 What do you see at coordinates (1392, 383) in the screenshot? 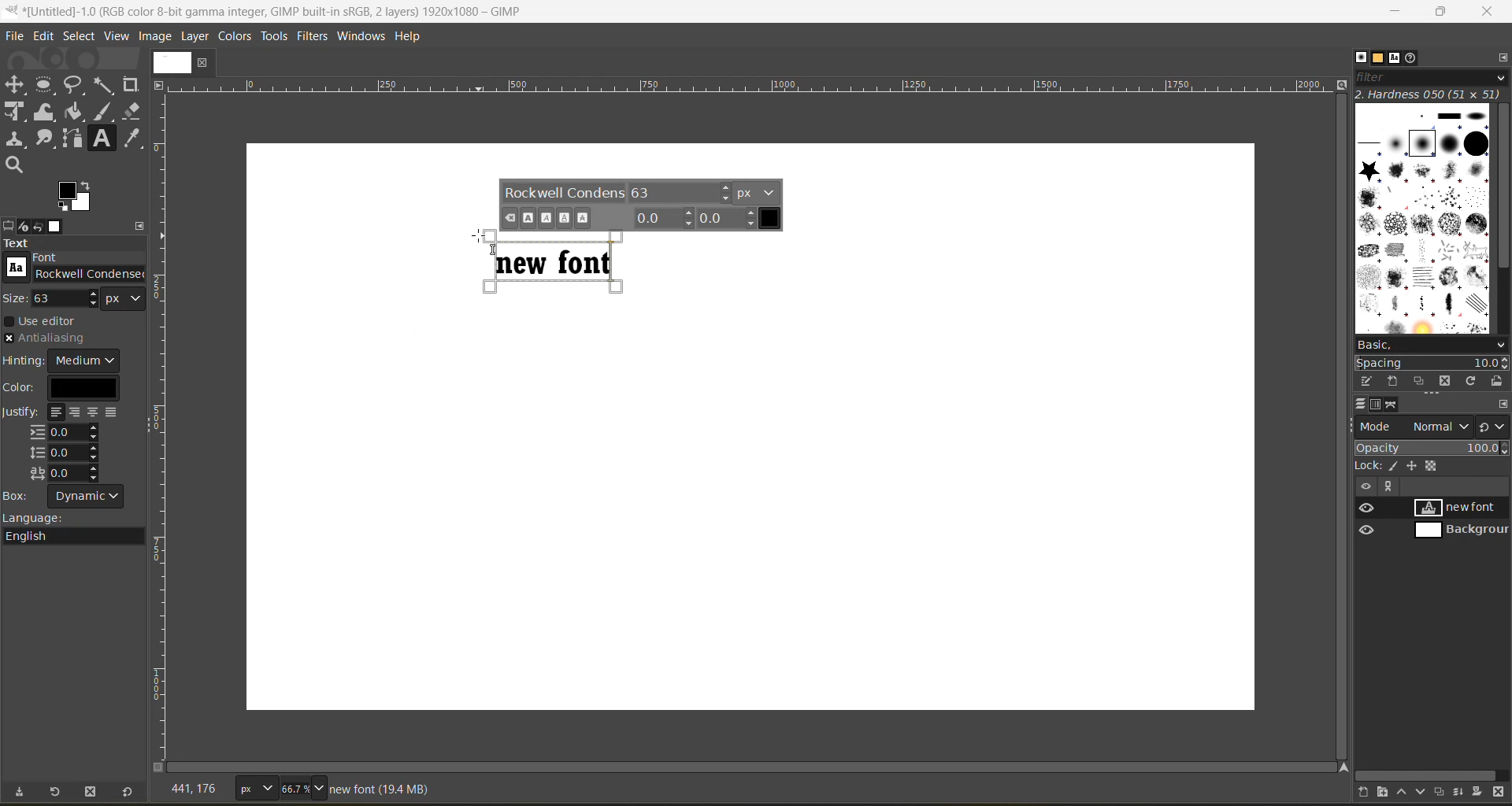
I see `create a new brush` at bounding box center [1392, 383].